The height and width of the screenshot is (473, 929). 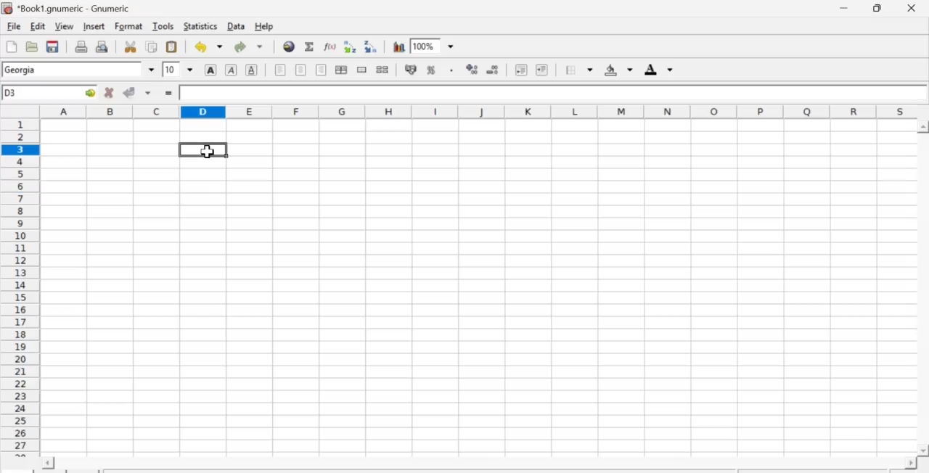 What do you see at coordinates (923, 127) in the screenshot?
I see `scroll up` at bounding box center [923, 127].